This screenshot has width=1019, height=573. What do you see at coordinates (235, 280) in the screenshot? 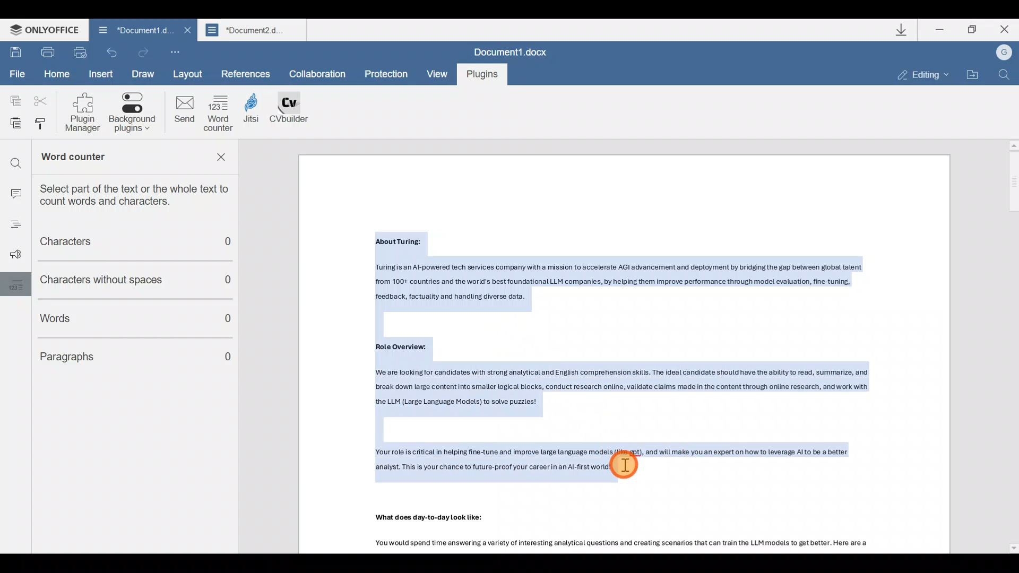
I see `0` at bounding box center [235, 280].